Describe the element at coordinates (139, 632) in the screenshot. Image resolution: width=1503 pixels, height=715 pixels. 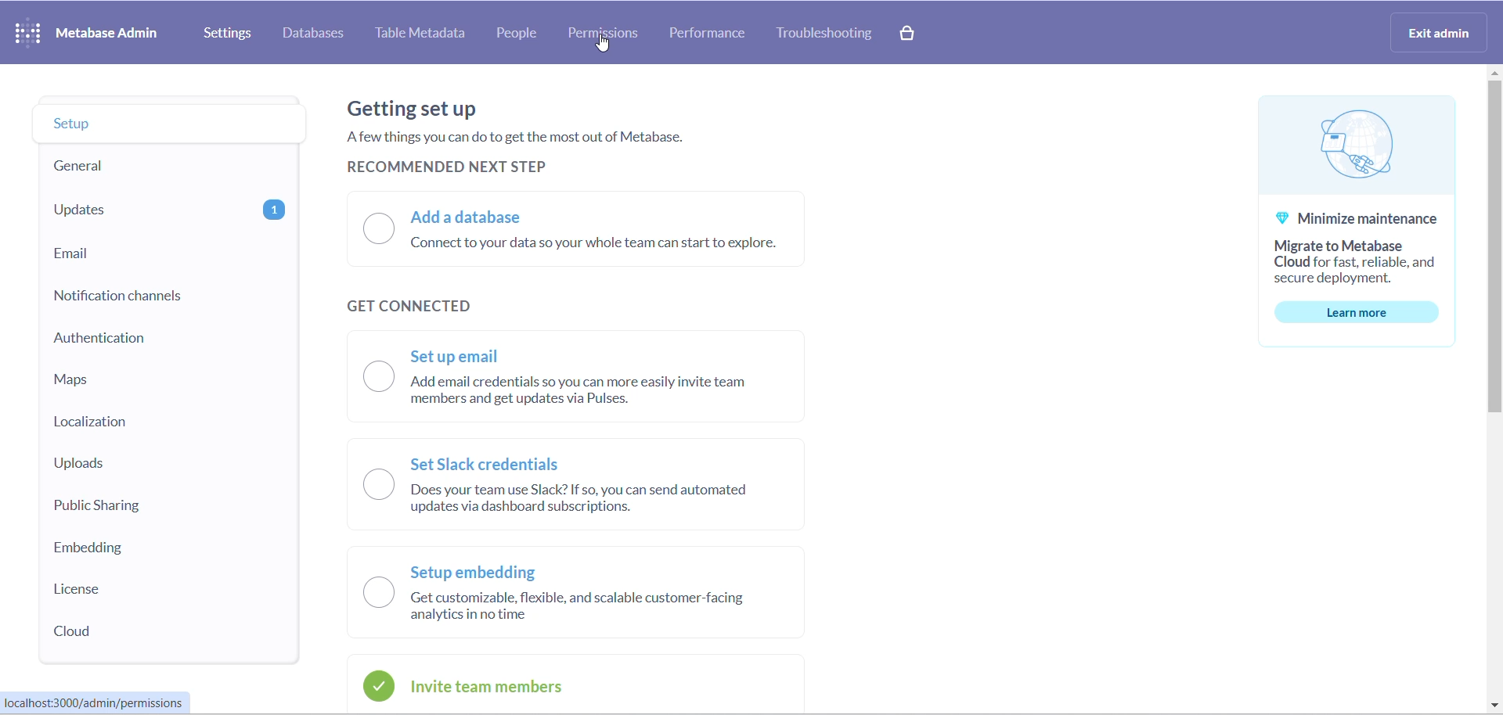
I see `cloud` at that location.